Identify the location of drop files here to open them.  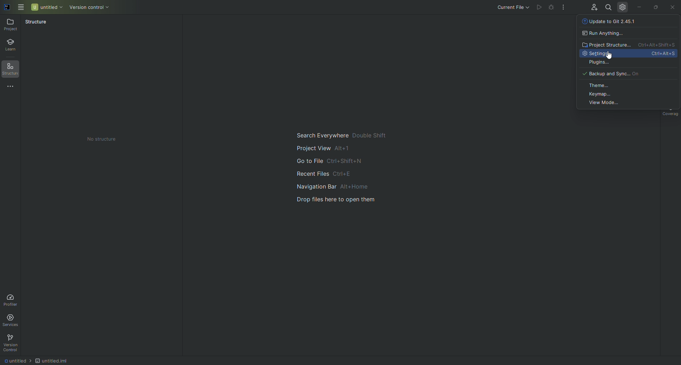
(348, 204).